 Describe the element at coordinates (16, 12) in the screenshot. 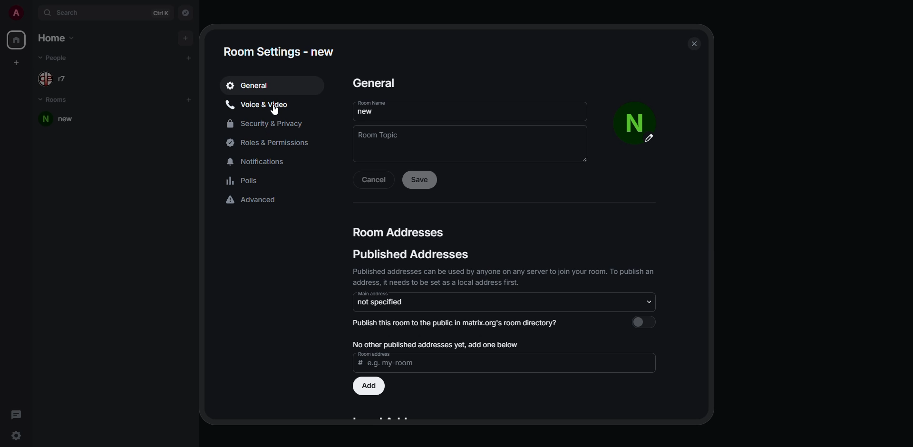

I see `profile` at that location.